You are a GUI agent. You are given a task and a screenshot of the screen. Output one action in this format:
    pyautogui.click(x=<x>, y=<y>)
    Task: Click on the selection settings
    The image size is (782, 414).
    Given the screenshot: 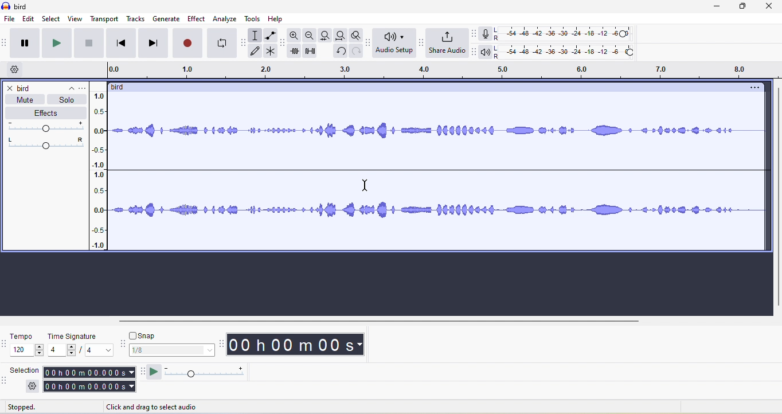 What is the action you would take?
    pyautogui.click(x=32, y=386)
    